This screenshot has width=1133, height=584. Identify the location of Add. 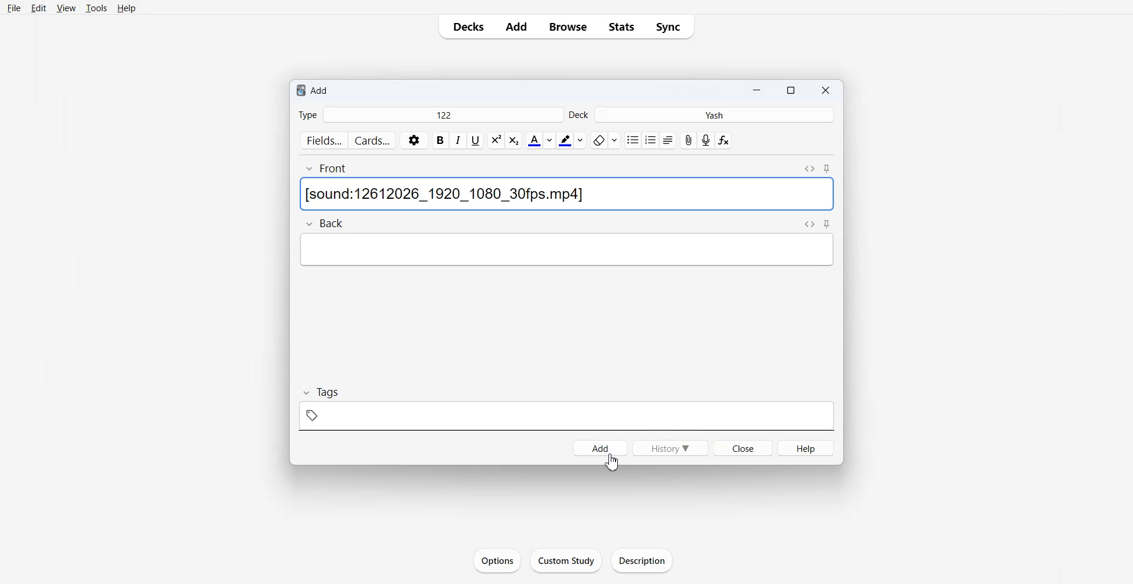
(325, 91).